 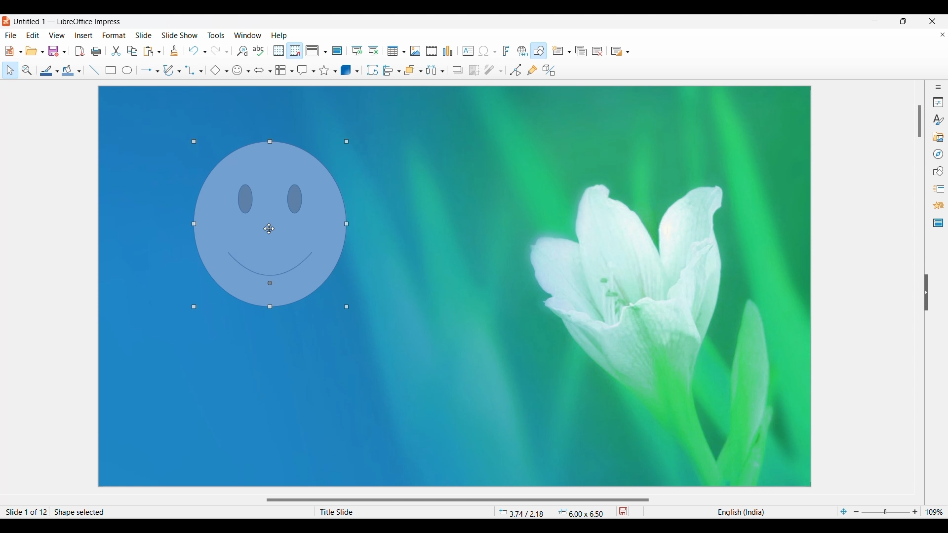 I want to click on File, so click(x=11, y=35).